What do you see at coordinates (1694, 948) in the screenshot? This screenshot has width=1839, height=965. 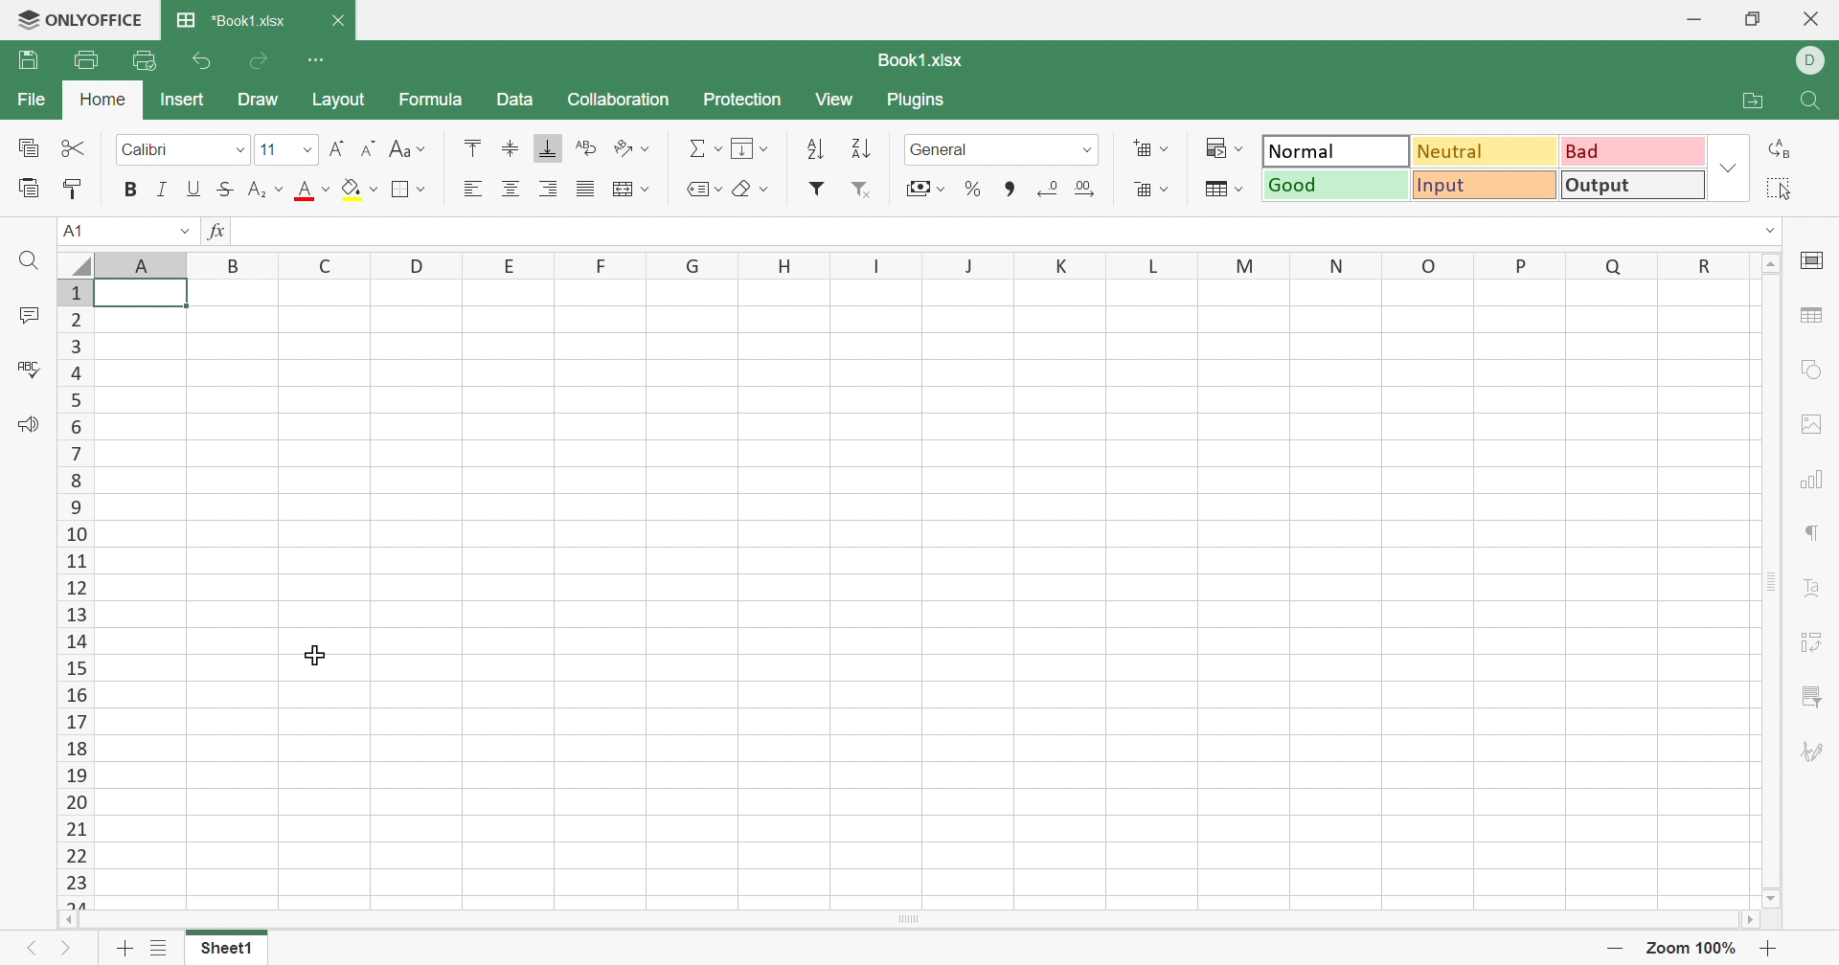 I see `Zoom 100%` at bounding box center [1694, 948].